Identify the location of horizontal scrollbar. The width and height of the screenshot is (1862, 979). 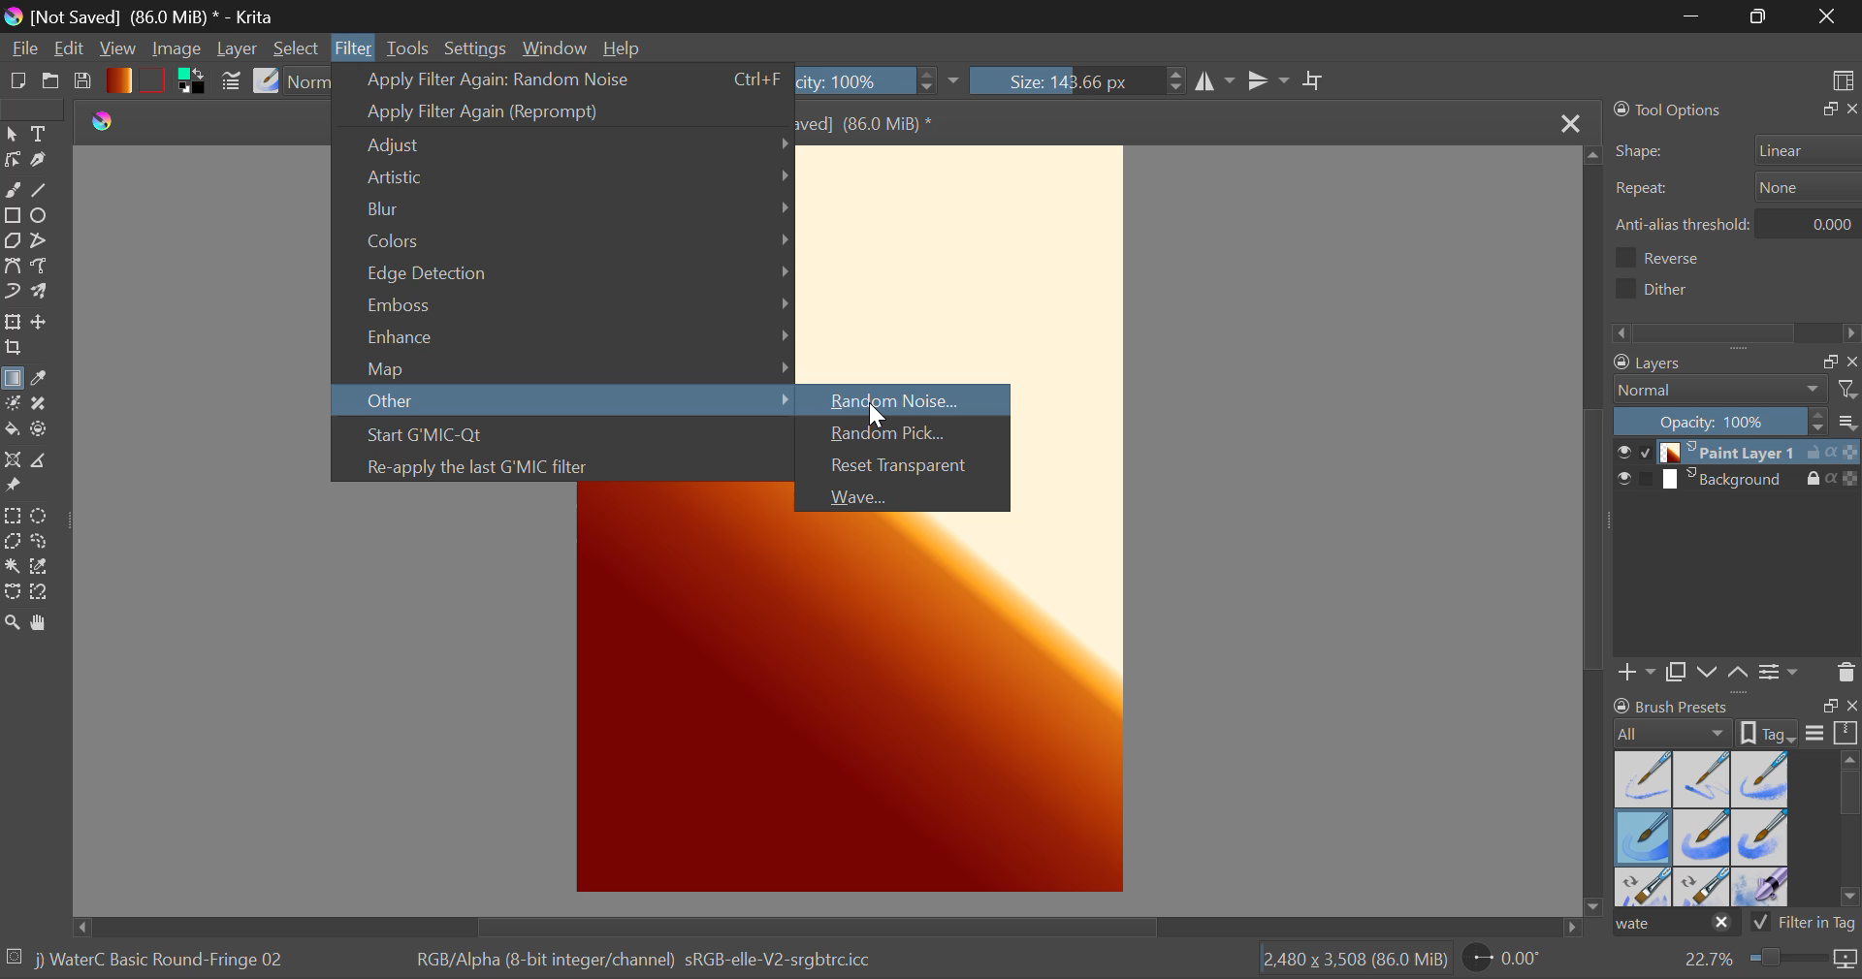
(1738, 332).